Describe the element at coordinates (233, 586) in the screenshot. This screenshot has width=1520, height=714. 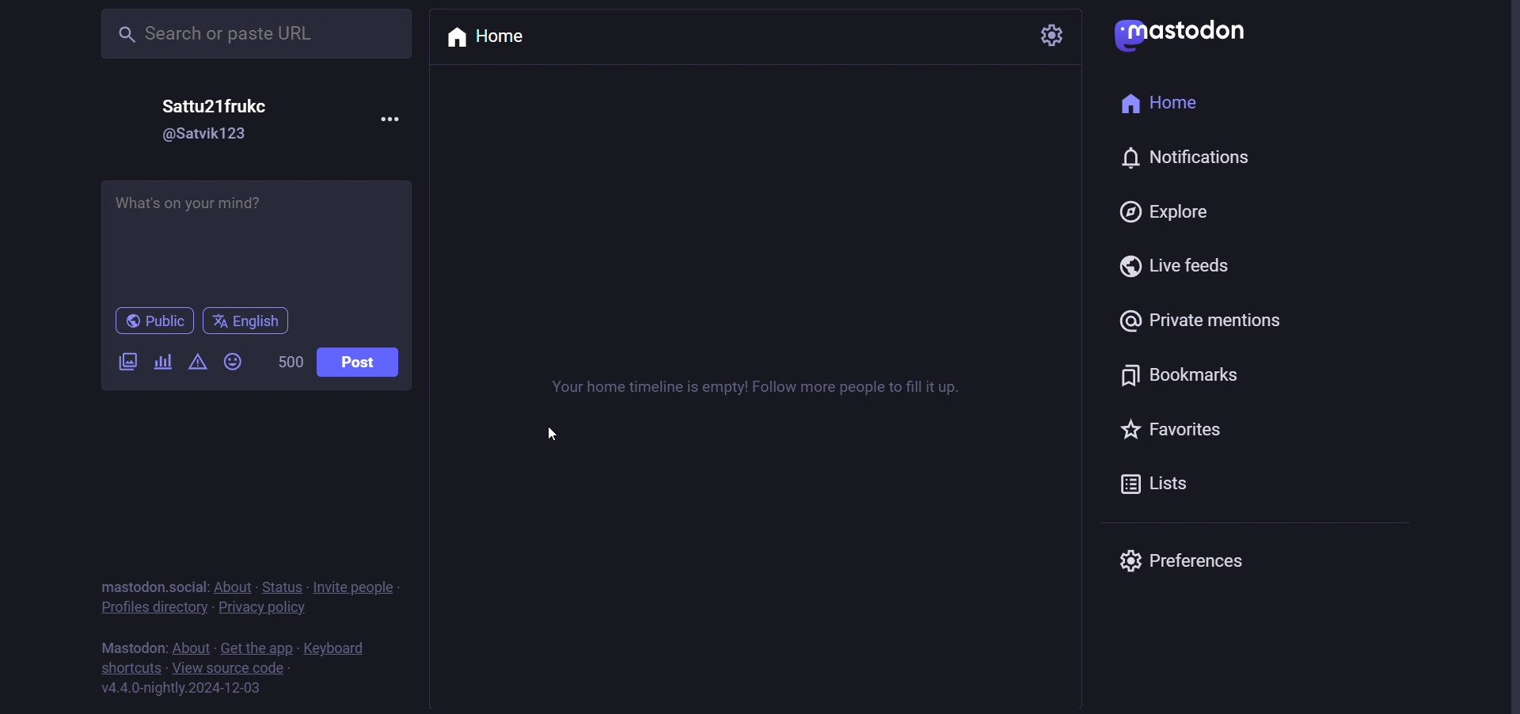
I see `about` at that location.